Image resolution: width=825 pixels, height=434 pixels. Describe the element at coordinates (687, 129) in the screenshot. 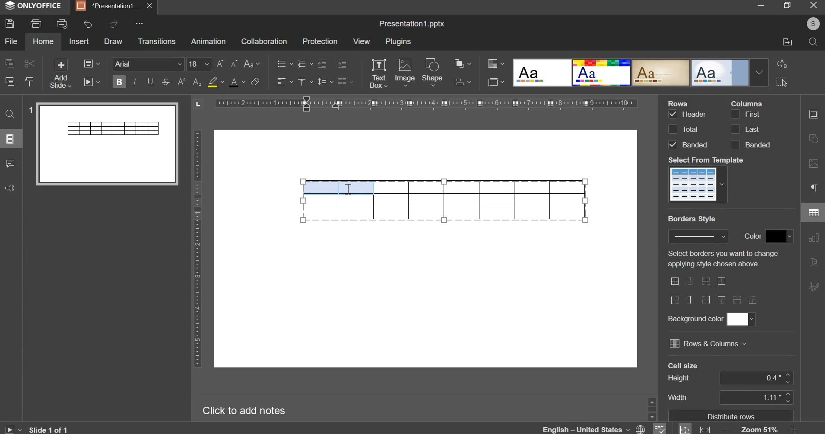

I see `rows` at that location.